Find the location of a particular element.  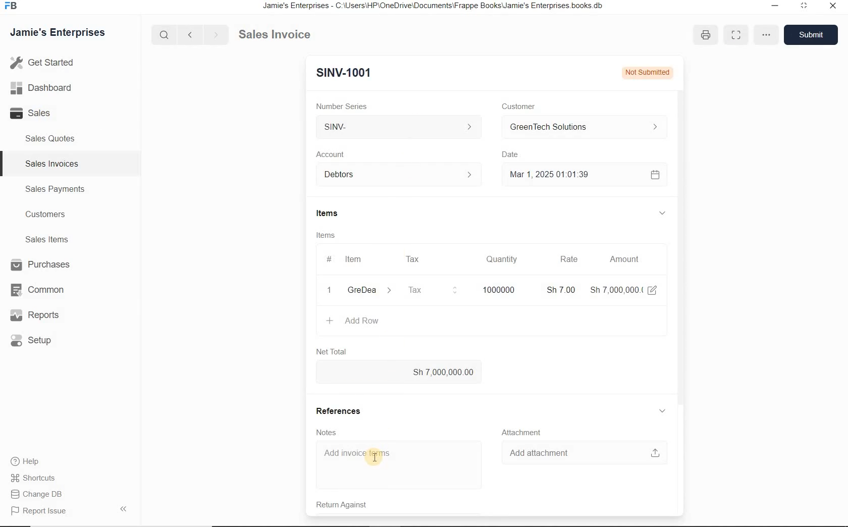

Purchases is located at coordinates (37, 265).